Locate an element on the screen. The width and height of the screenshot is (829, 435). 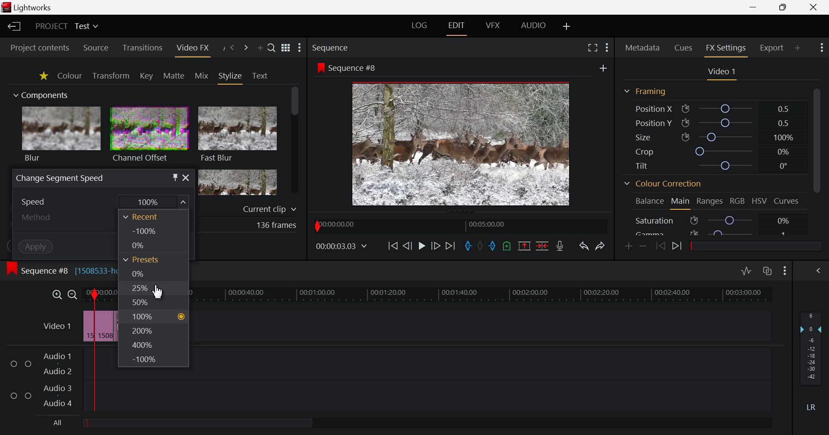
Full Screen is located at coordinates (591, 49).